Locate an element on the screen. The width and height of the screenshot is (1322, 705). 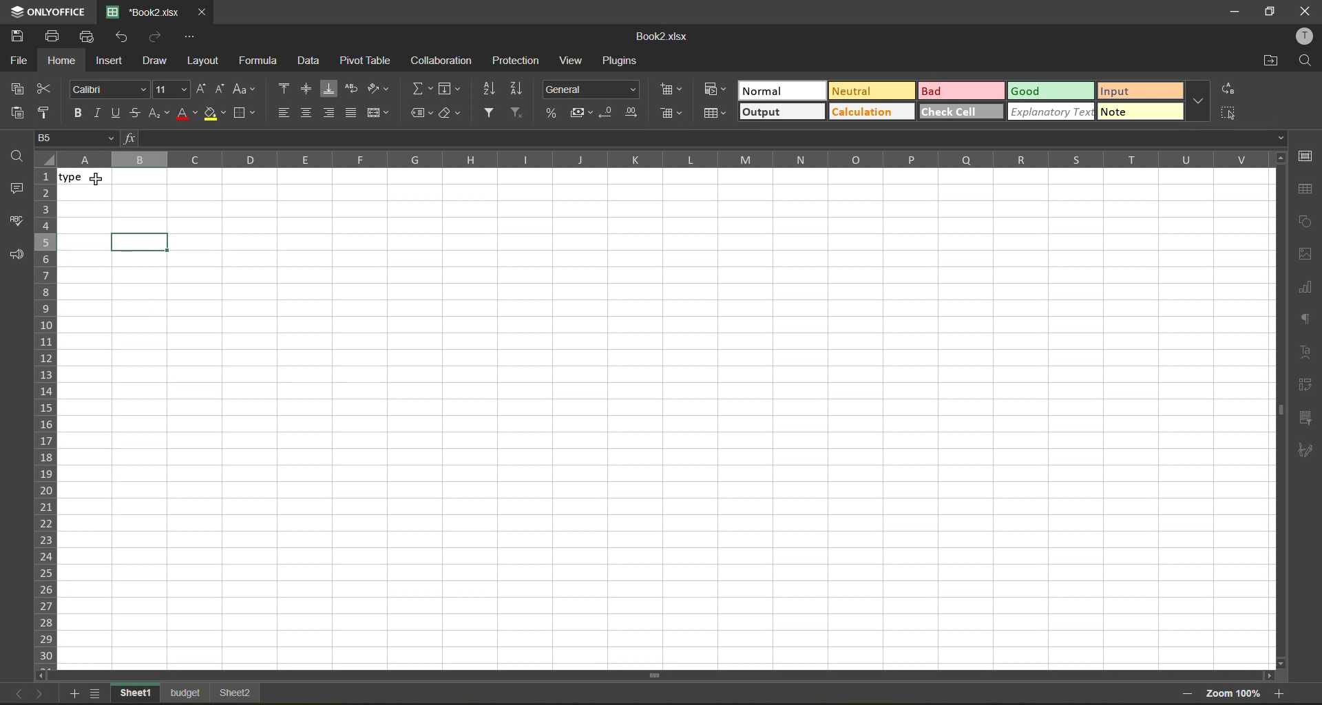
align top is located at coordinates (285, 90).